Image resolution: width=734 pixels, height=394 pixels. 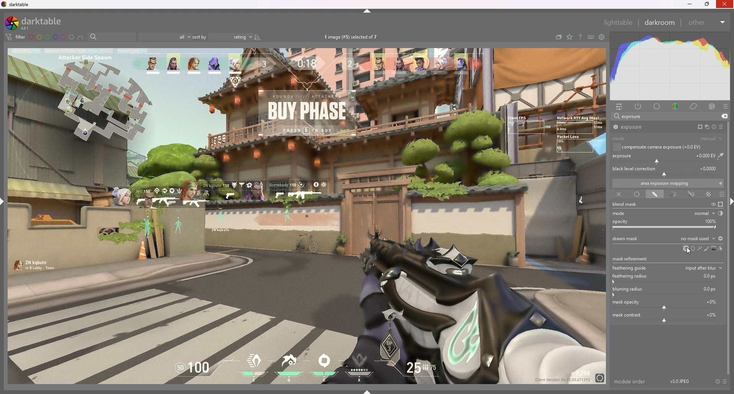 What do you see at coordinates (707, 23) in the screenshot?
I see `other` at bounding box center [707, 23].